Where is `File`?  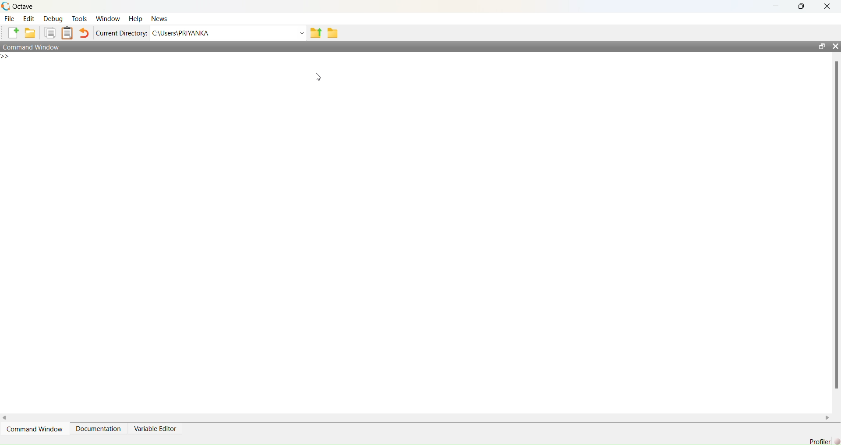
File is located at coordinates (10, 18).